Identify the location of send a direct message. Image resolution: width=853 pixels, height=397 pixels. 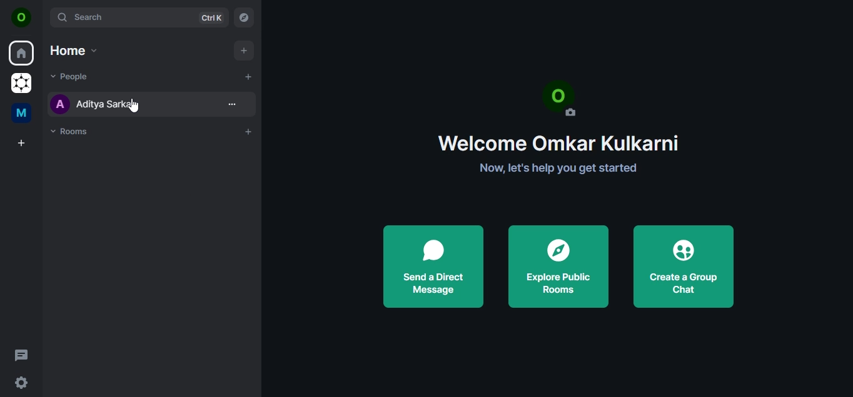
(433, 264).